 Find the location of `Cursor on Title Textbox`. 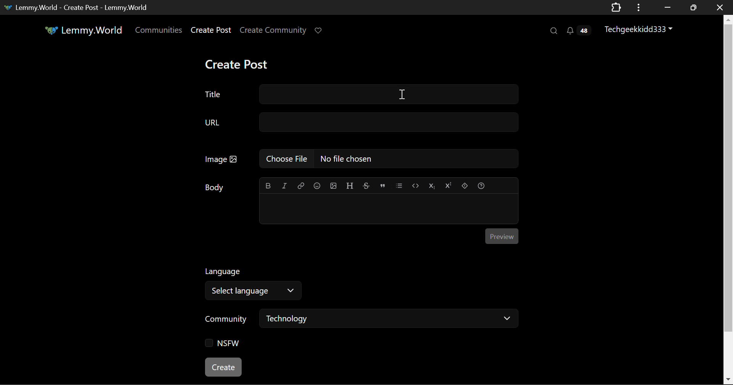

Cursor on Title Textbox is located at coordinates (403, 93).